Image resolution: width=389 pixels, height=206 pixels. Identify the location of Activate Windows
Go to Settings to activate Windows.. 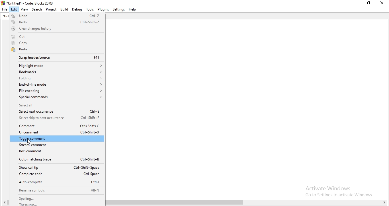
(339, 191).